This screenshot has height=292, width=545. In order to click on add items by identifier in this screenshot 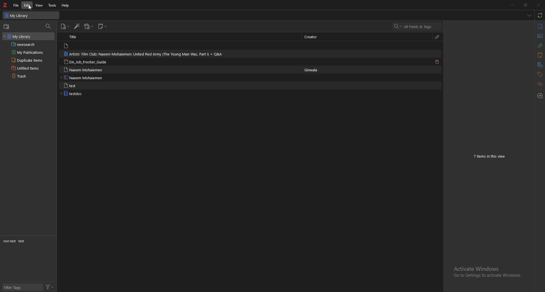, I will do `click(77, 27)`.